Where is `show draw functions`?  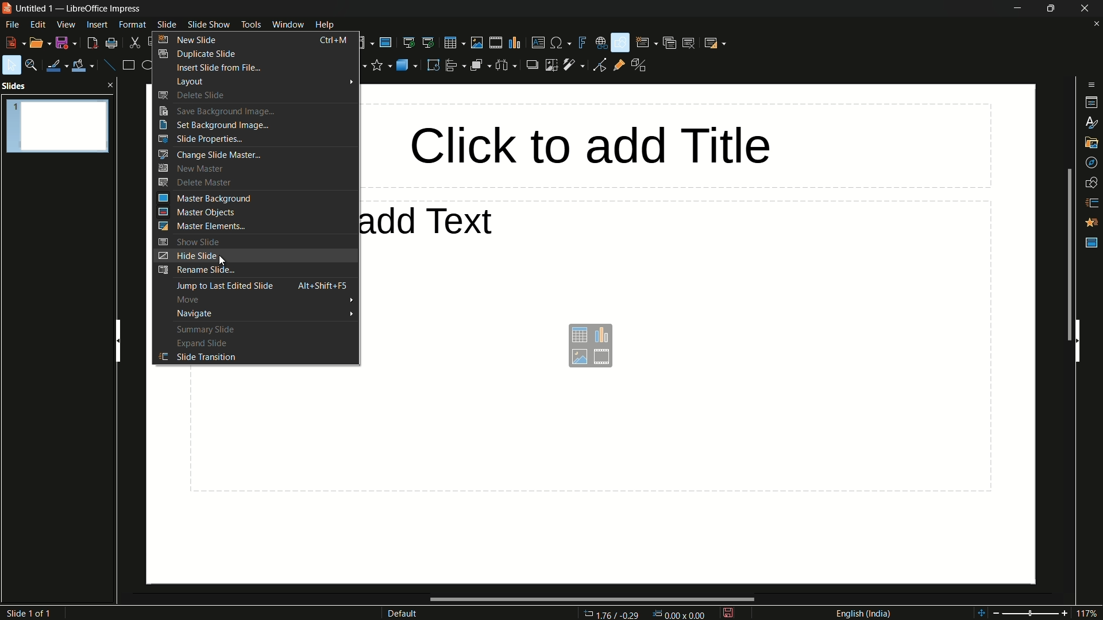
show draw functions is located at coordinates (620, 42).